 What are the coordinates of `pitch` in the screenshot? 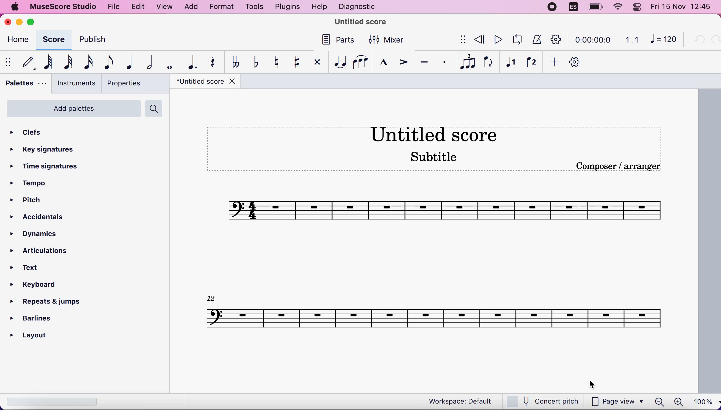 It's located at (29, 201).